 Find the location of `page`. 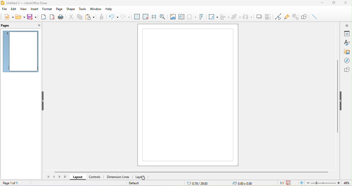

page is located at coordinates (59, 9).